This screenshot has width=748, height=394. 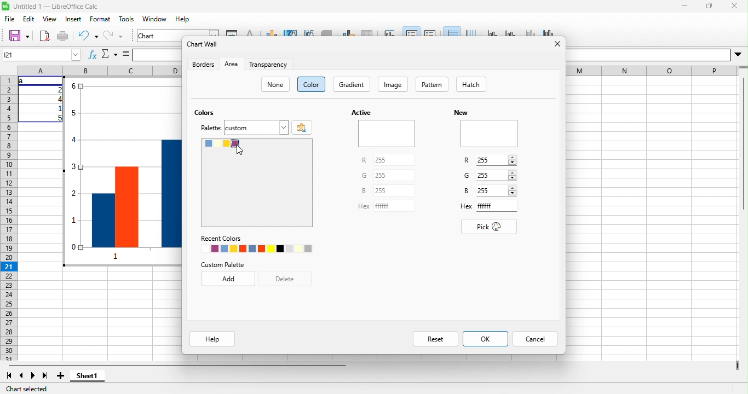 I want to click on insert, so click(x=74, y=19).